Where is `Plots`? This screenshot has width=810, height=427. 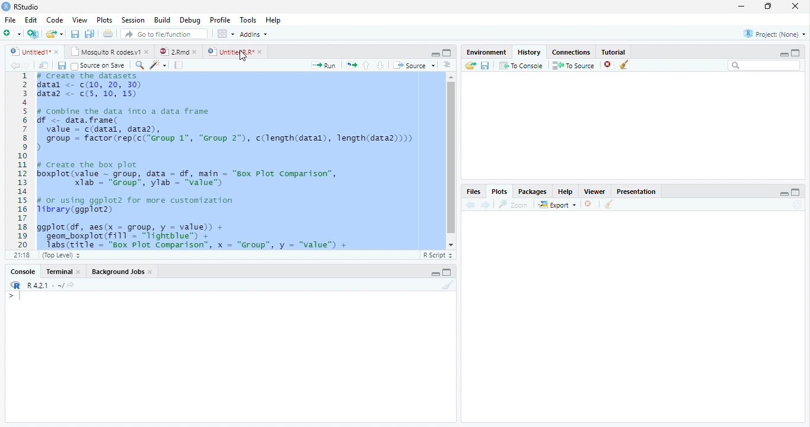
Plots is located at coordinates (103, 20).